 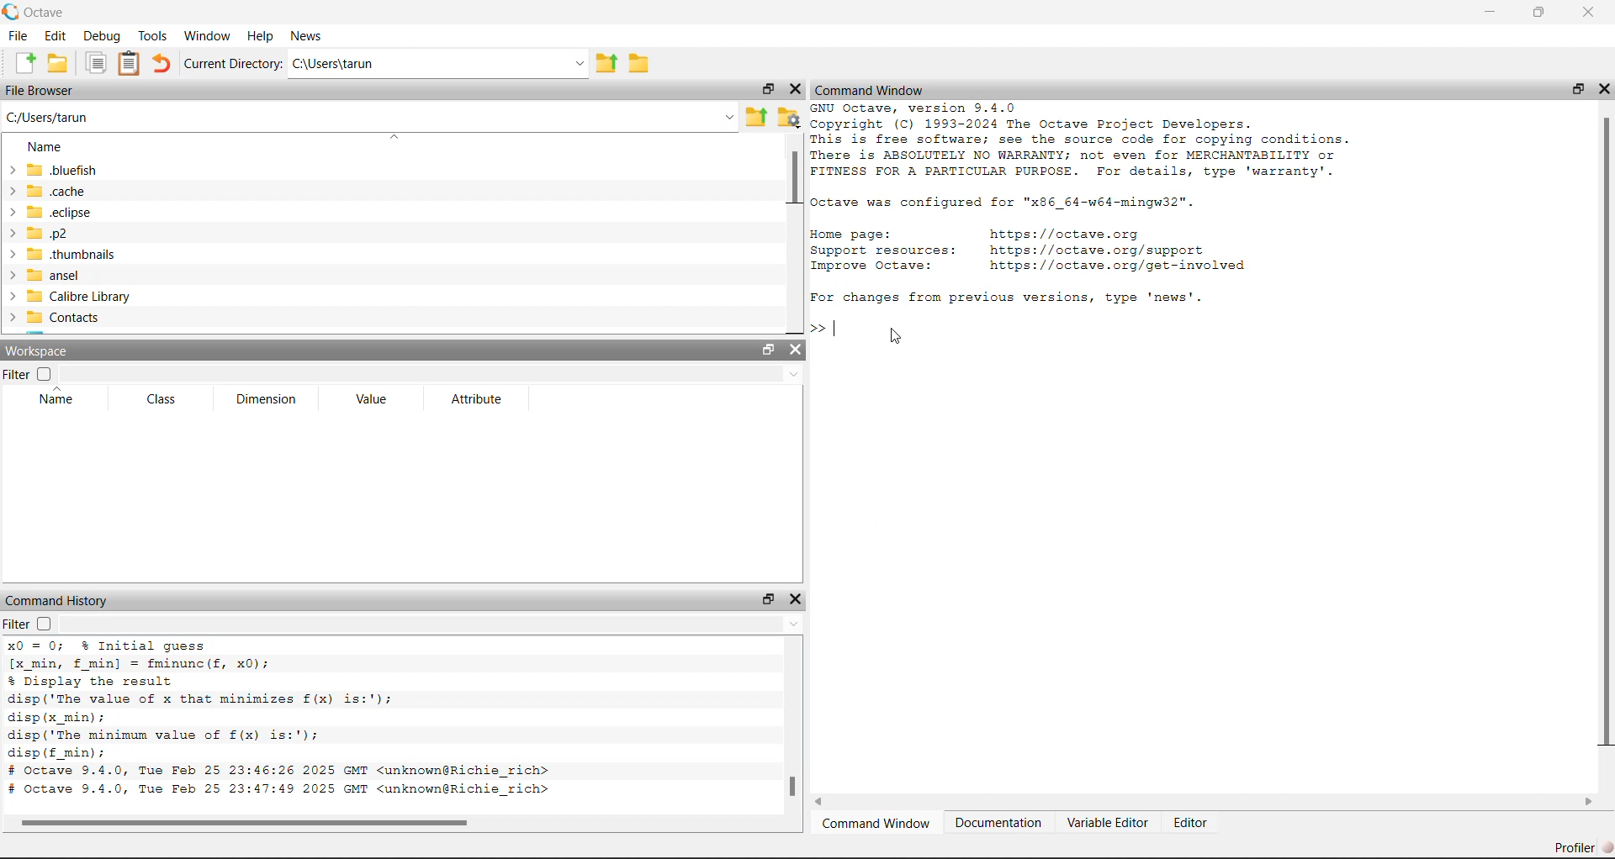 I want to click on Maximize/Restore, so click(x=766, y=86).